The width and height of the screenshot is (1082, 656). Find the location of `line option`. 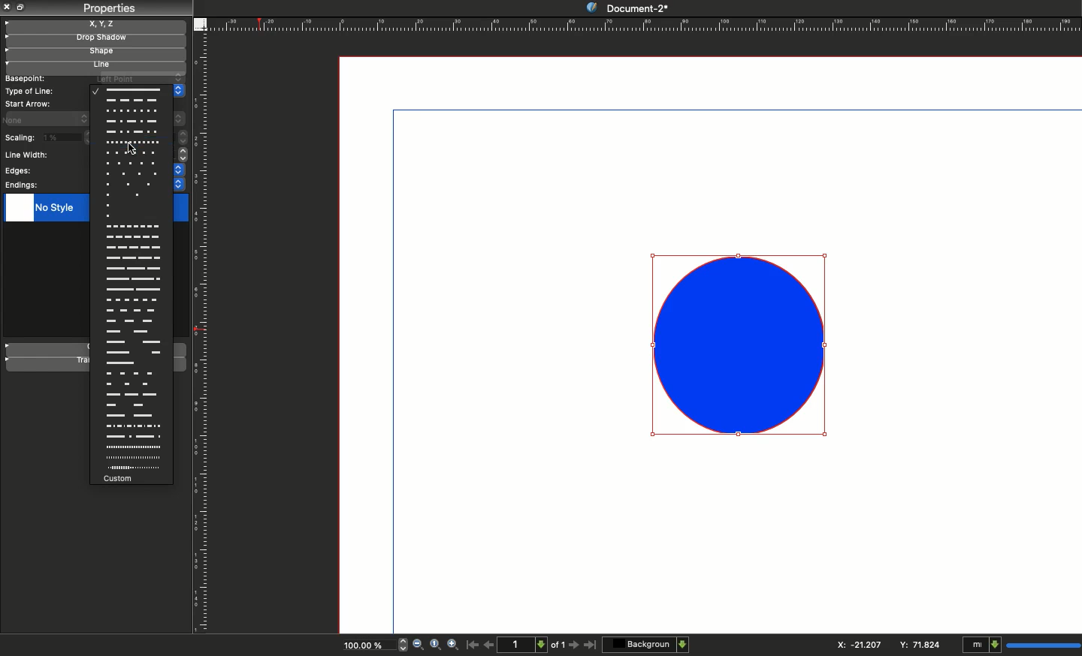

line option is located at coordinates (132, 141).